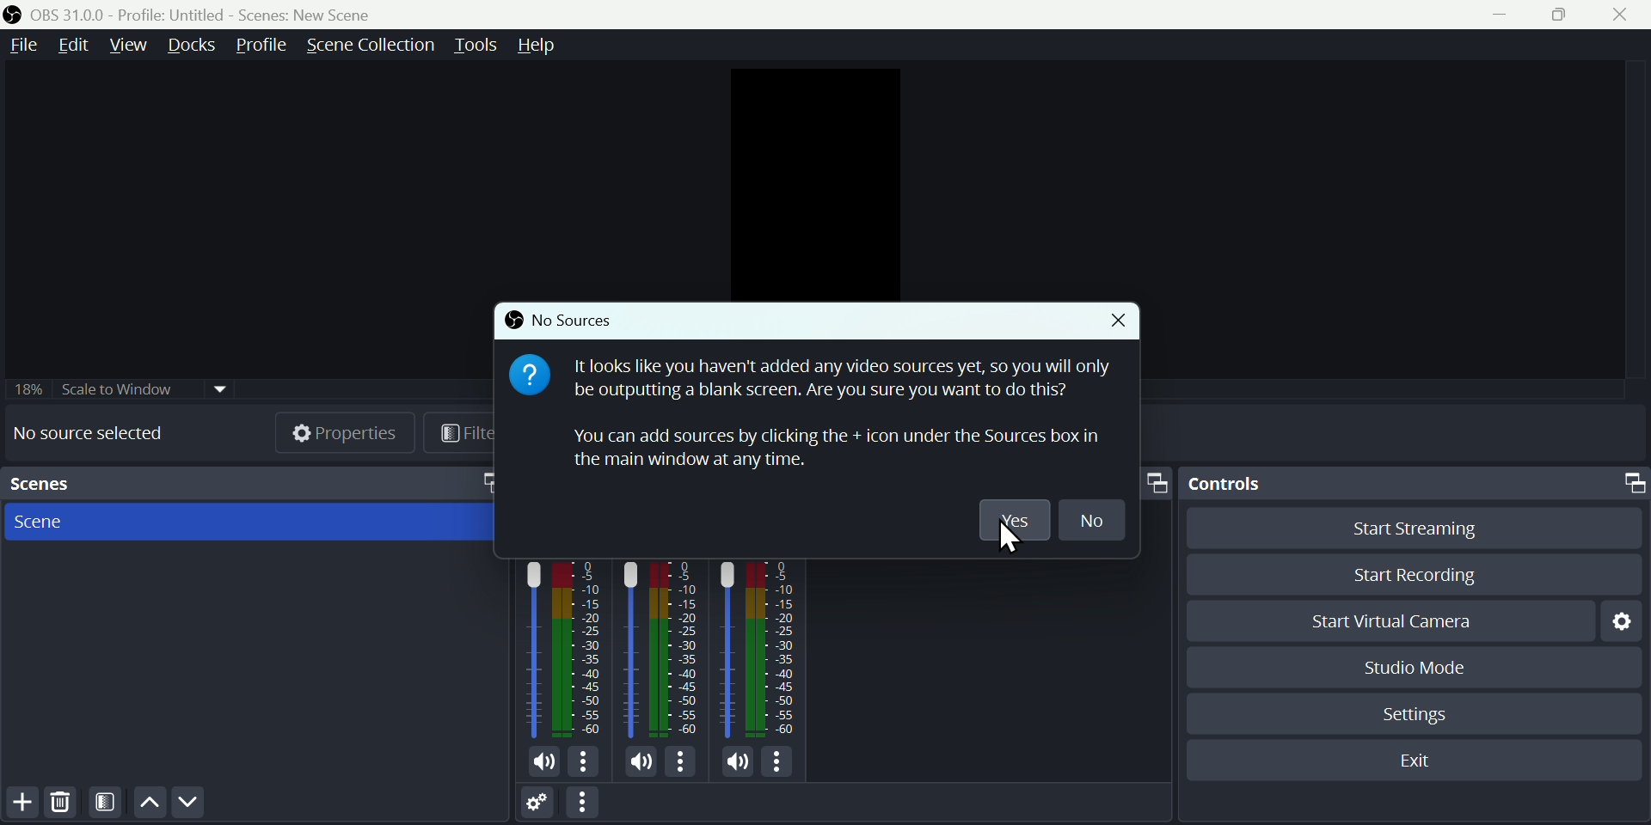 The width and height of the screenshot is (1651, 825). Describe the element at coordinates (267, 44) in the screenshot. I see `Profile` at that location.